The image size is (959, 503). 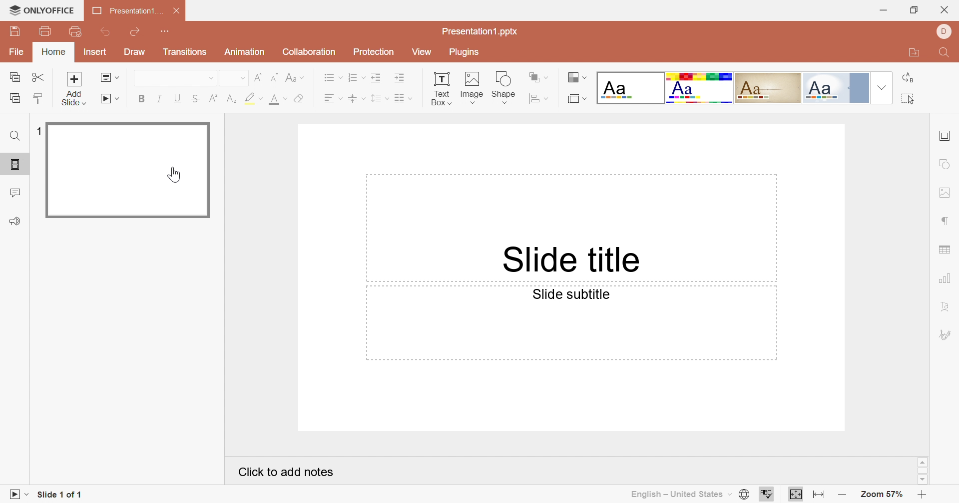 What do you see at coordinates (117, 99) in the screenshot?
I see `Drop Down` at bounding box center [117, 99].